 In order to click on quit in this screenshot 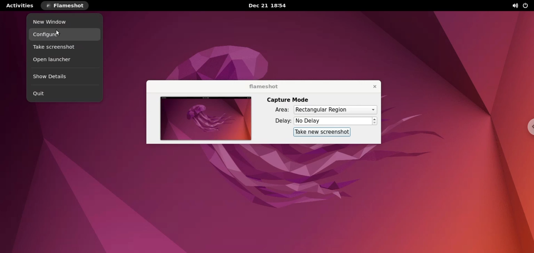, I will do `click(64, 92)`.